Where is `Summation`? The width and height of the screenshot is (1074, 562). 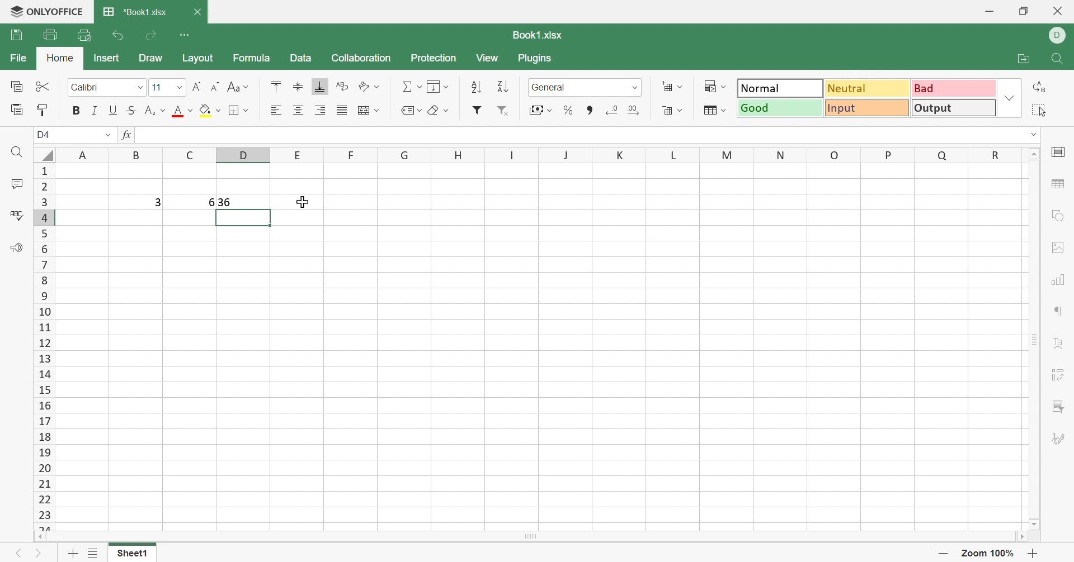 Summation is located at coordinates (411, 86).